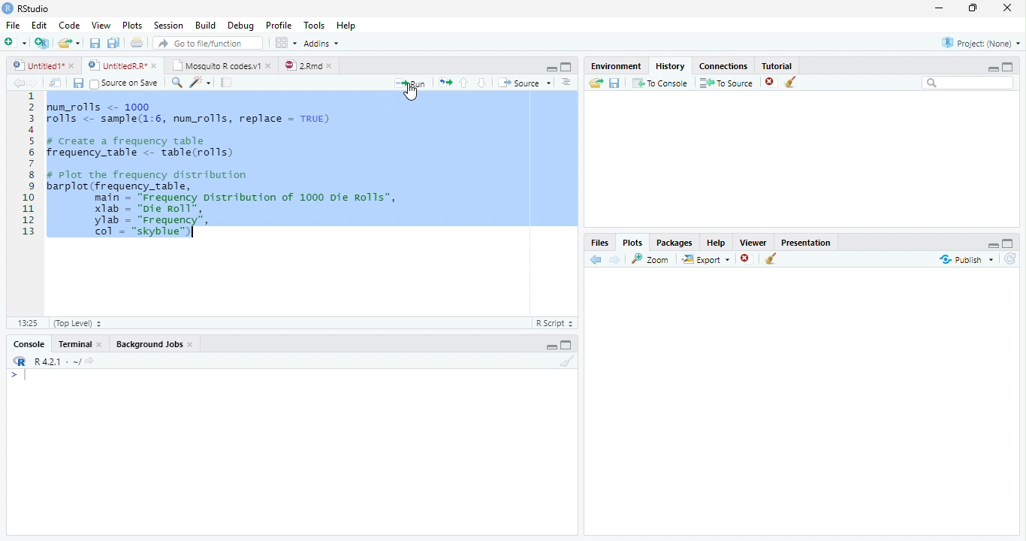  I want to click on Session, so click(169, 25).